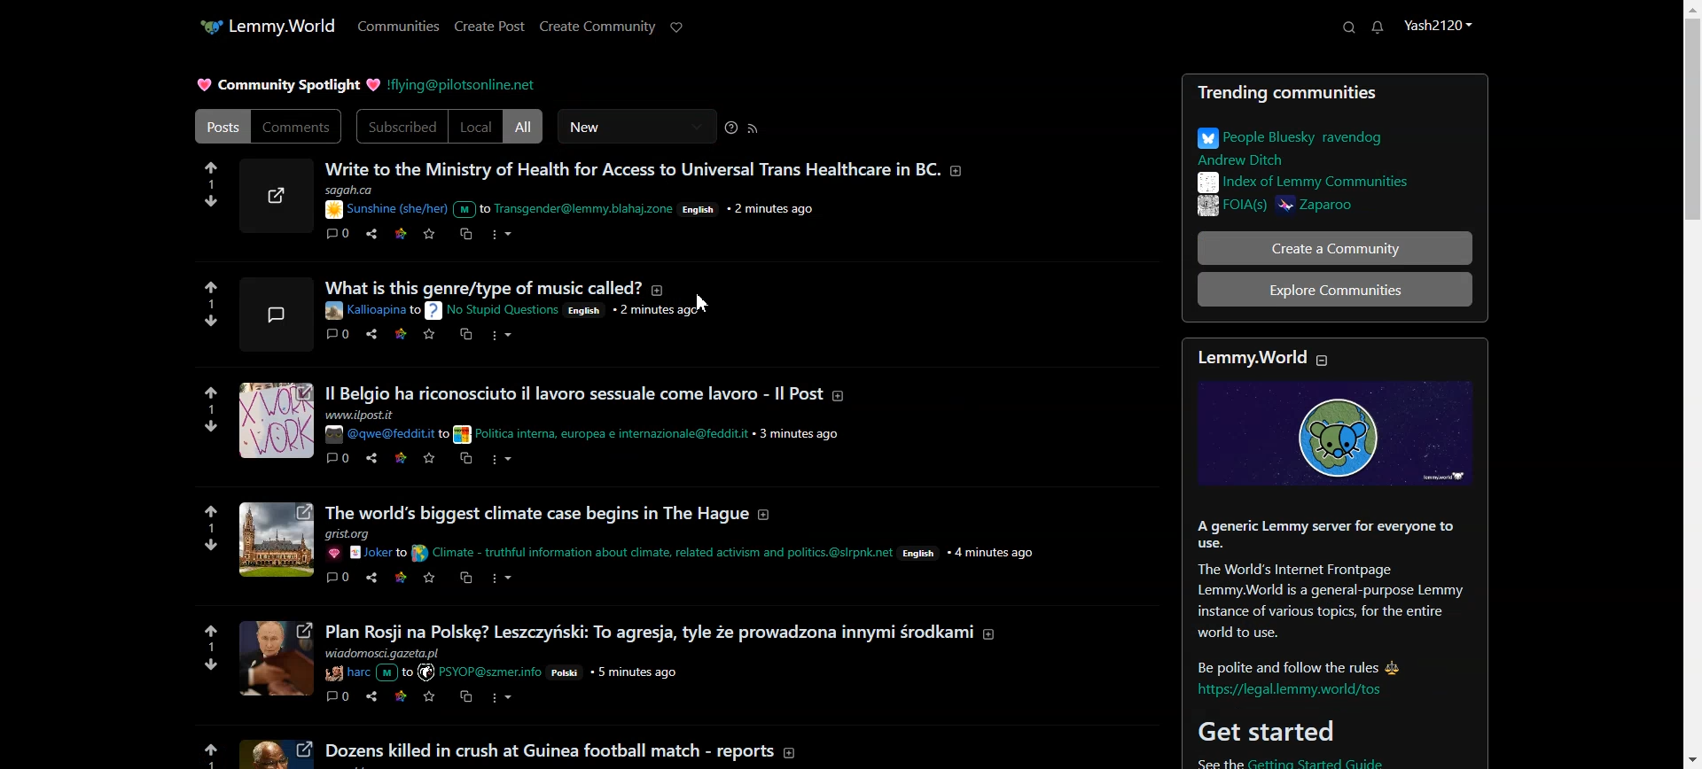 The width and height of the screenshot is (1702, 769). I want to click on share, so click(374, 465).